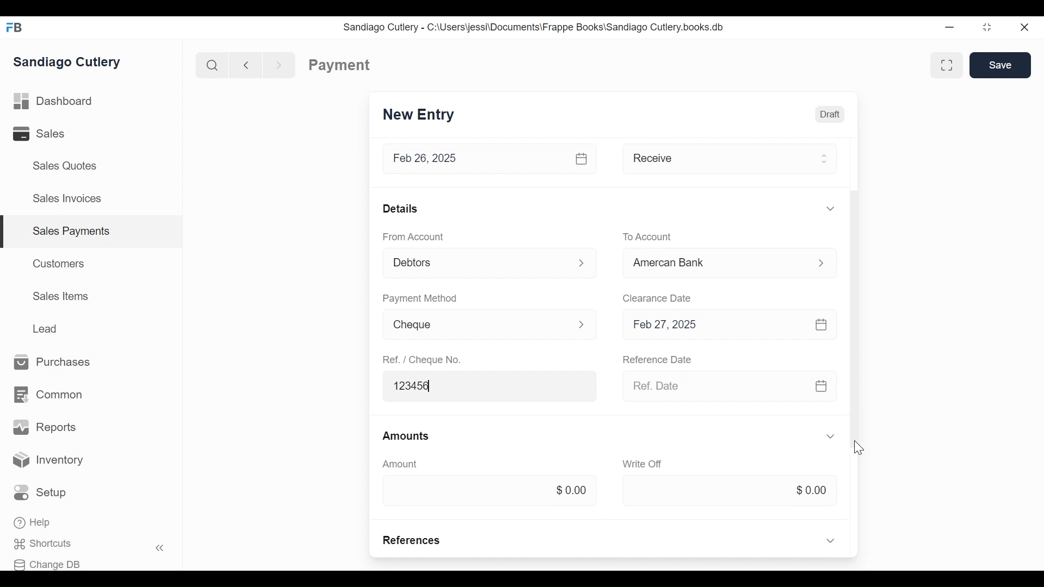 The height and width of the screenshot is (587, 1044). I want to click on $0.00, so click(487, 489).